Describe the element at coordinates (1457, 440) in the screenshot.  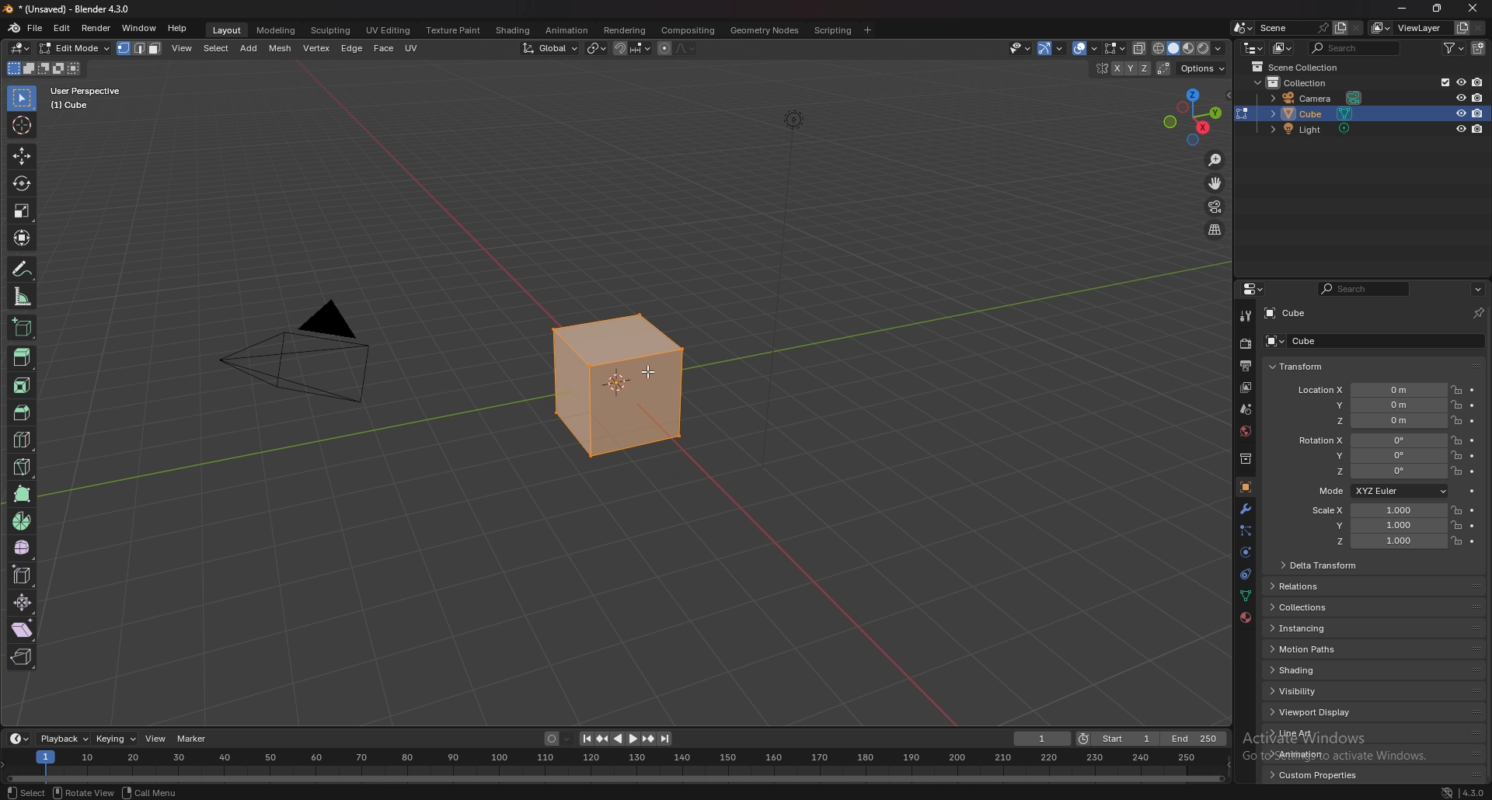
I see `lock location` at that location.